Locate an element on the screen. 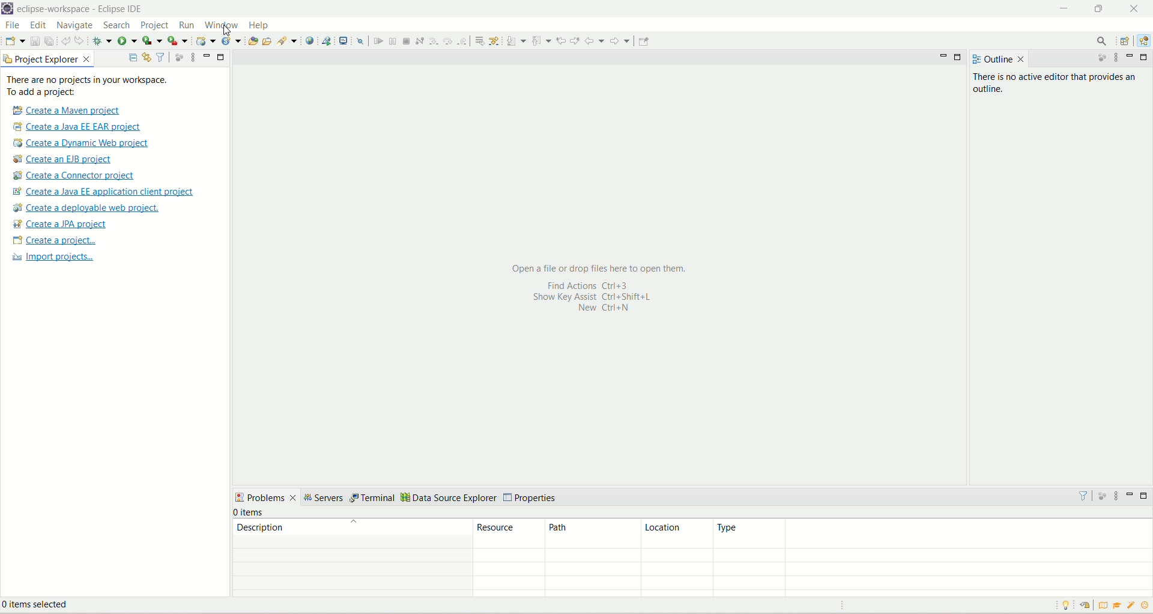  0 items is located at coordinates (250, 512).